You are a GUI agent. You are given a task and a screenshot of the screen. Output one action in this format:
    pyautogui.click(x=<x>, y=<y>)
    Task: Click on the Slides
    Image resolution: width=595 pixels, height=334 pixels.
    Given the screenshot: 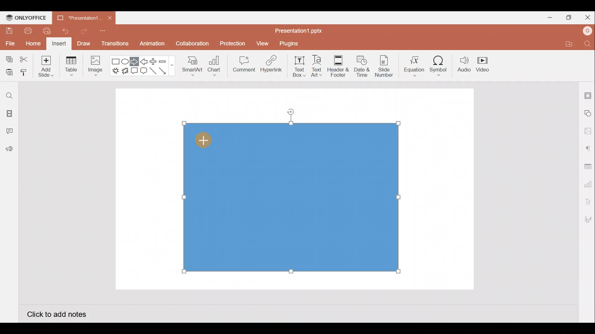 What is the action you would take?
    pyautogui.click(x=9, y=114)
    